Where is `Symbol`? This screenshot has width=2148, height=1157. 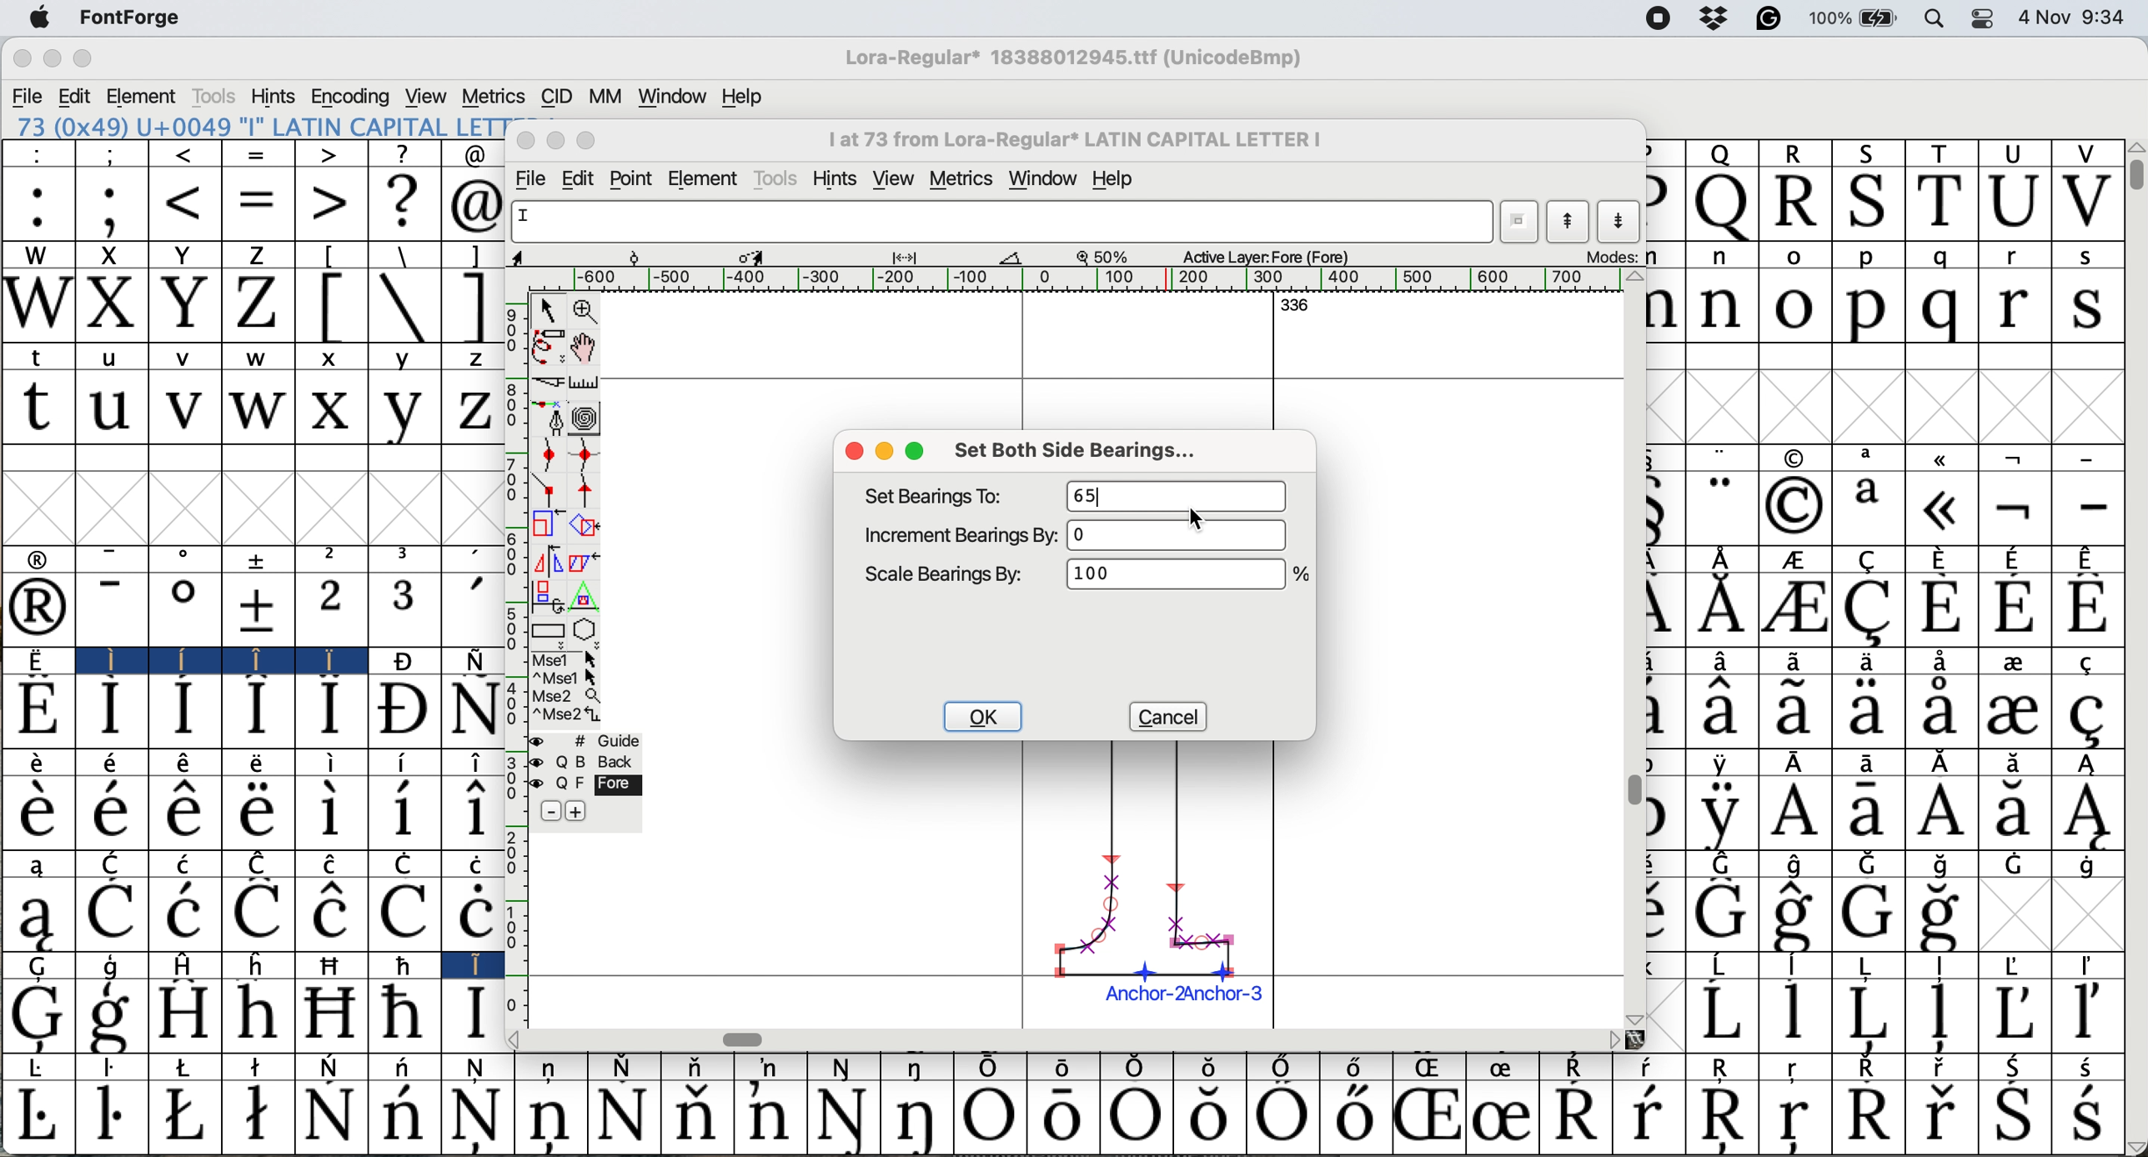 Symbol is located at coordinates (1795, 610).